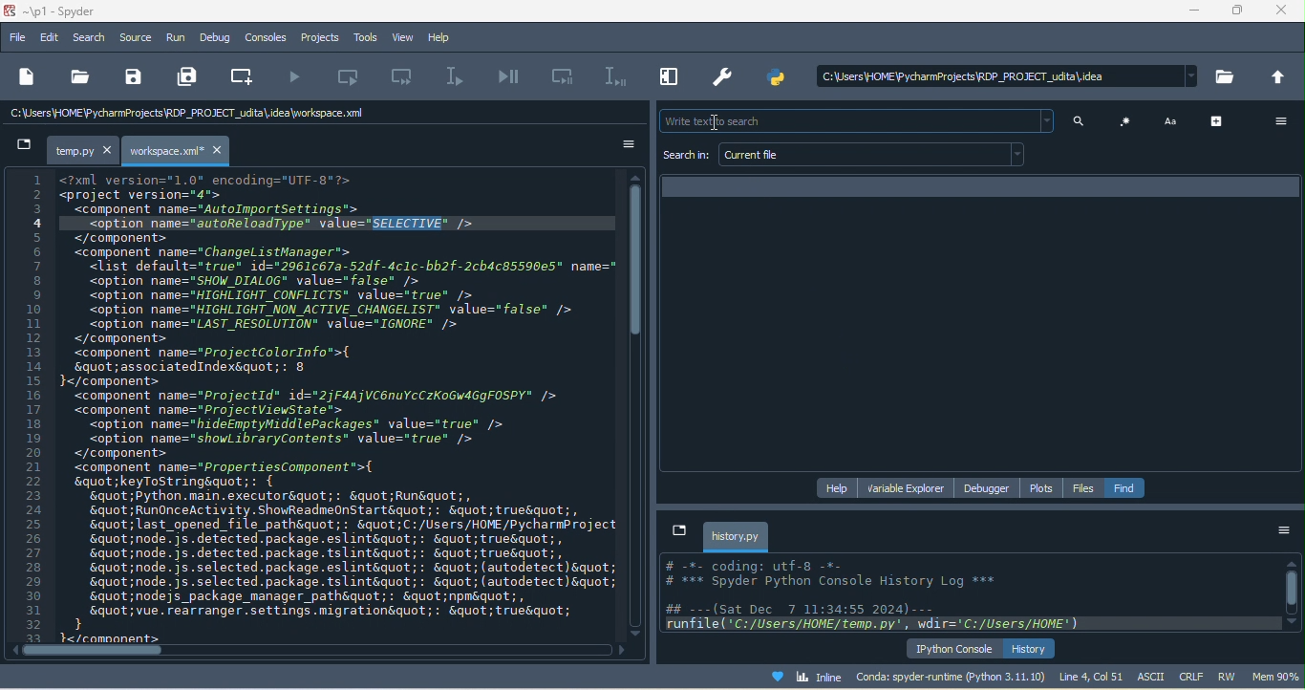 Image resolution: width=1305 pixels, height=690 pixels. What do you see at coordinates (190, 77) in the screenshot?
I see `save all` at bounding box center [190, 77].